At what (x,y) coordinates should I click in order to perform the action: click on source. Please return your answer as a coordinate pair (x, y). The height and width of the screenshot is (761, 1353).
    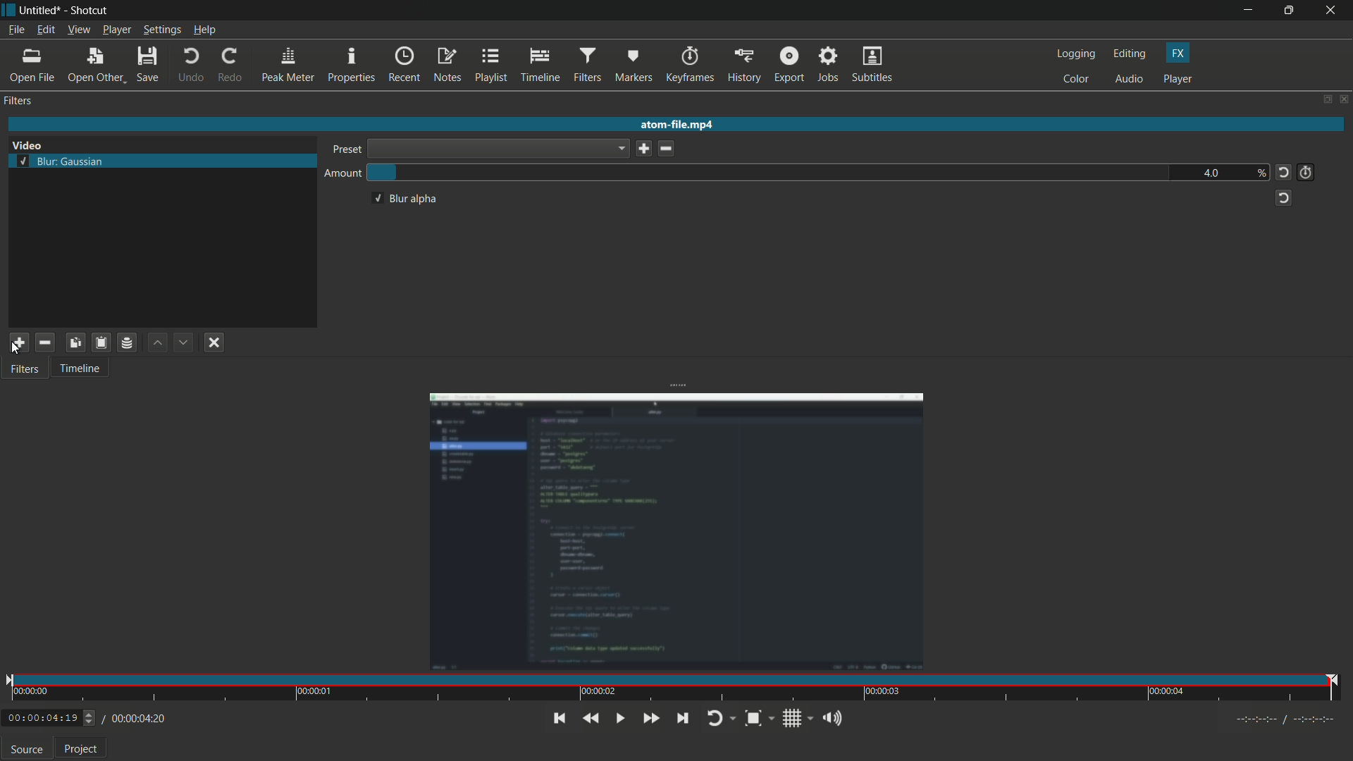
    Looking at the image, I should click on (26, 750).